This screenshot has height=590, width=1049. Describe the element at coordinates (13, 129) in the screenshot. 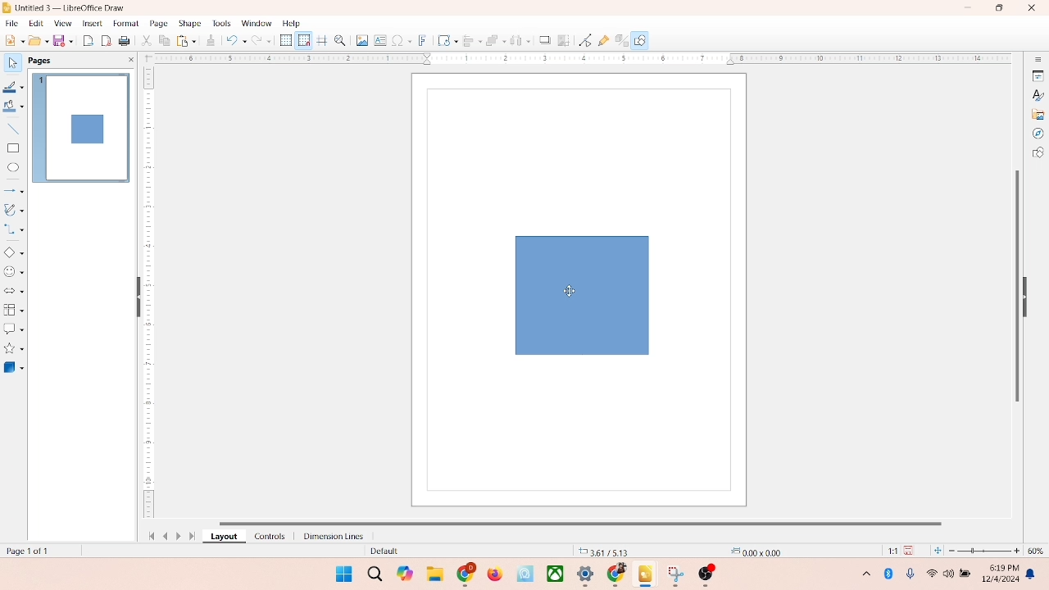

I see `insert line` at that location.